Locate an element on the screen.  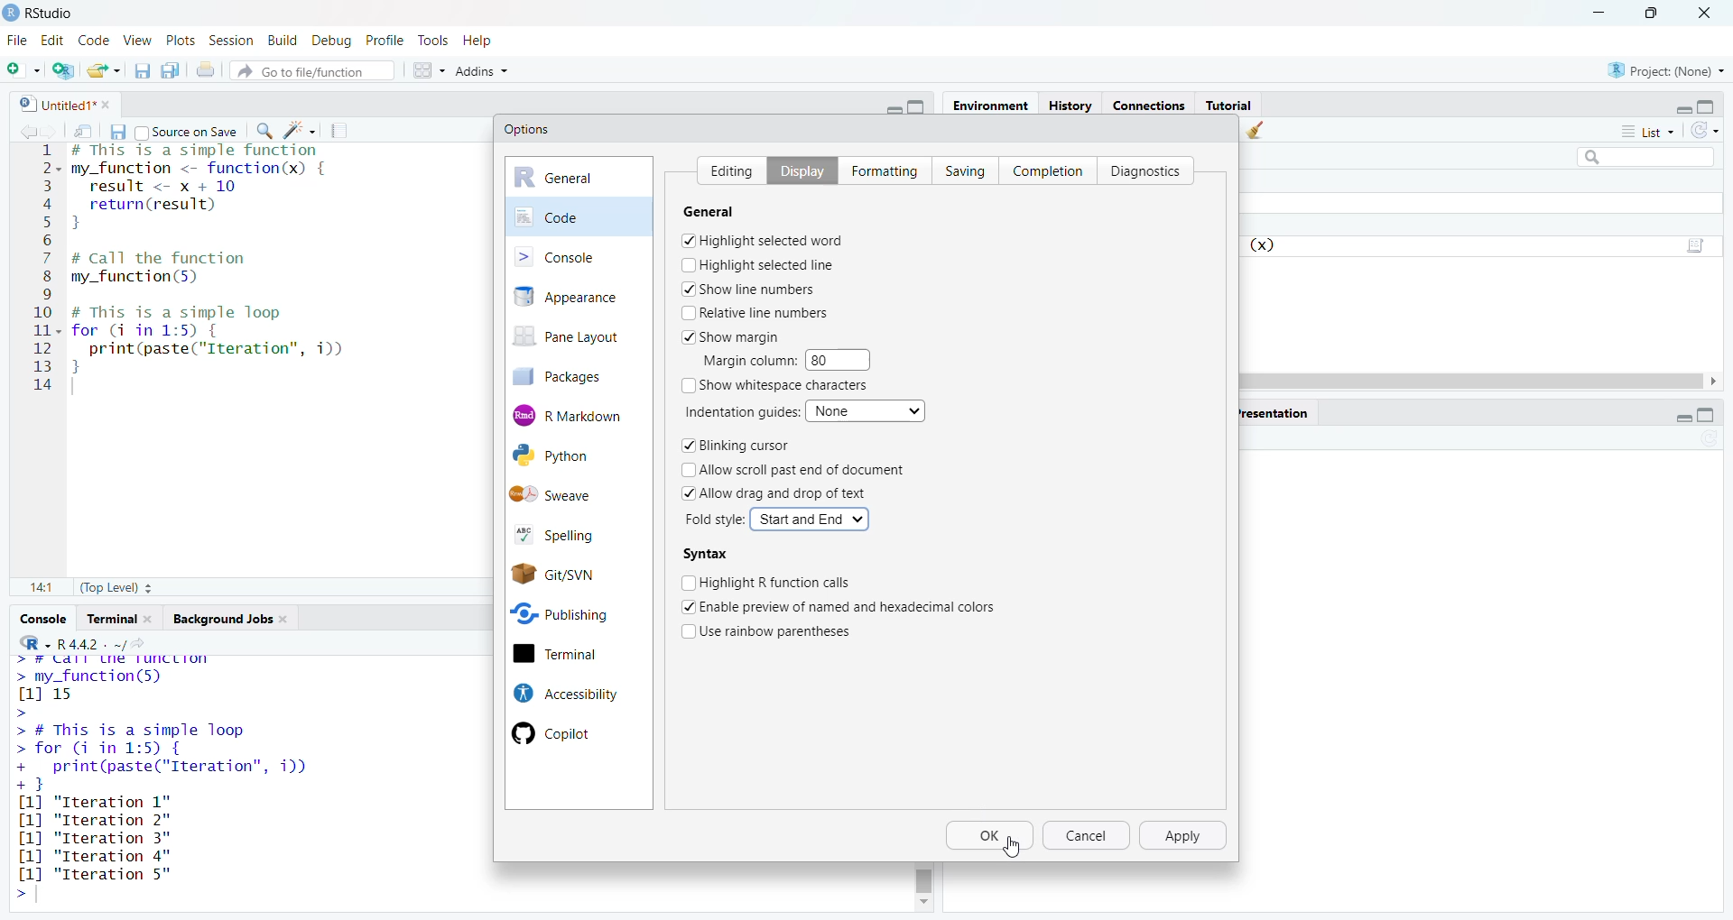
highlight selected word is located at coordinates (764, 240).